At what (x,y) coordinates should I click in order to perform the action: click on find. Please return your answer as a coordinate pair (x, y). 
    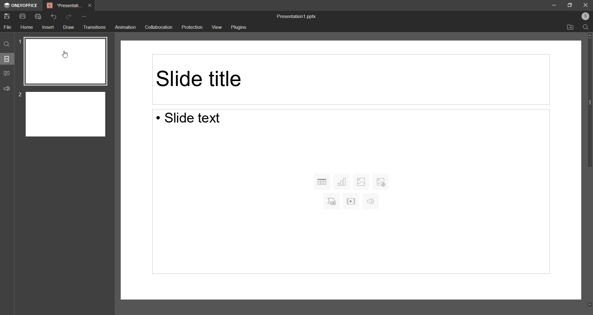
    Looking at the image, I should click on (586, 26).